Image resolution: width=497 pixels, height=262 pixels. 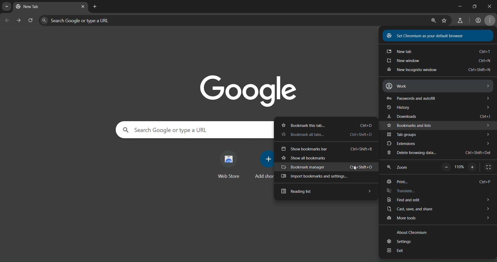 What do you see at coordinates (460, 21) in the screenshot?
I see `search labs` at bounding box center [460, 21].